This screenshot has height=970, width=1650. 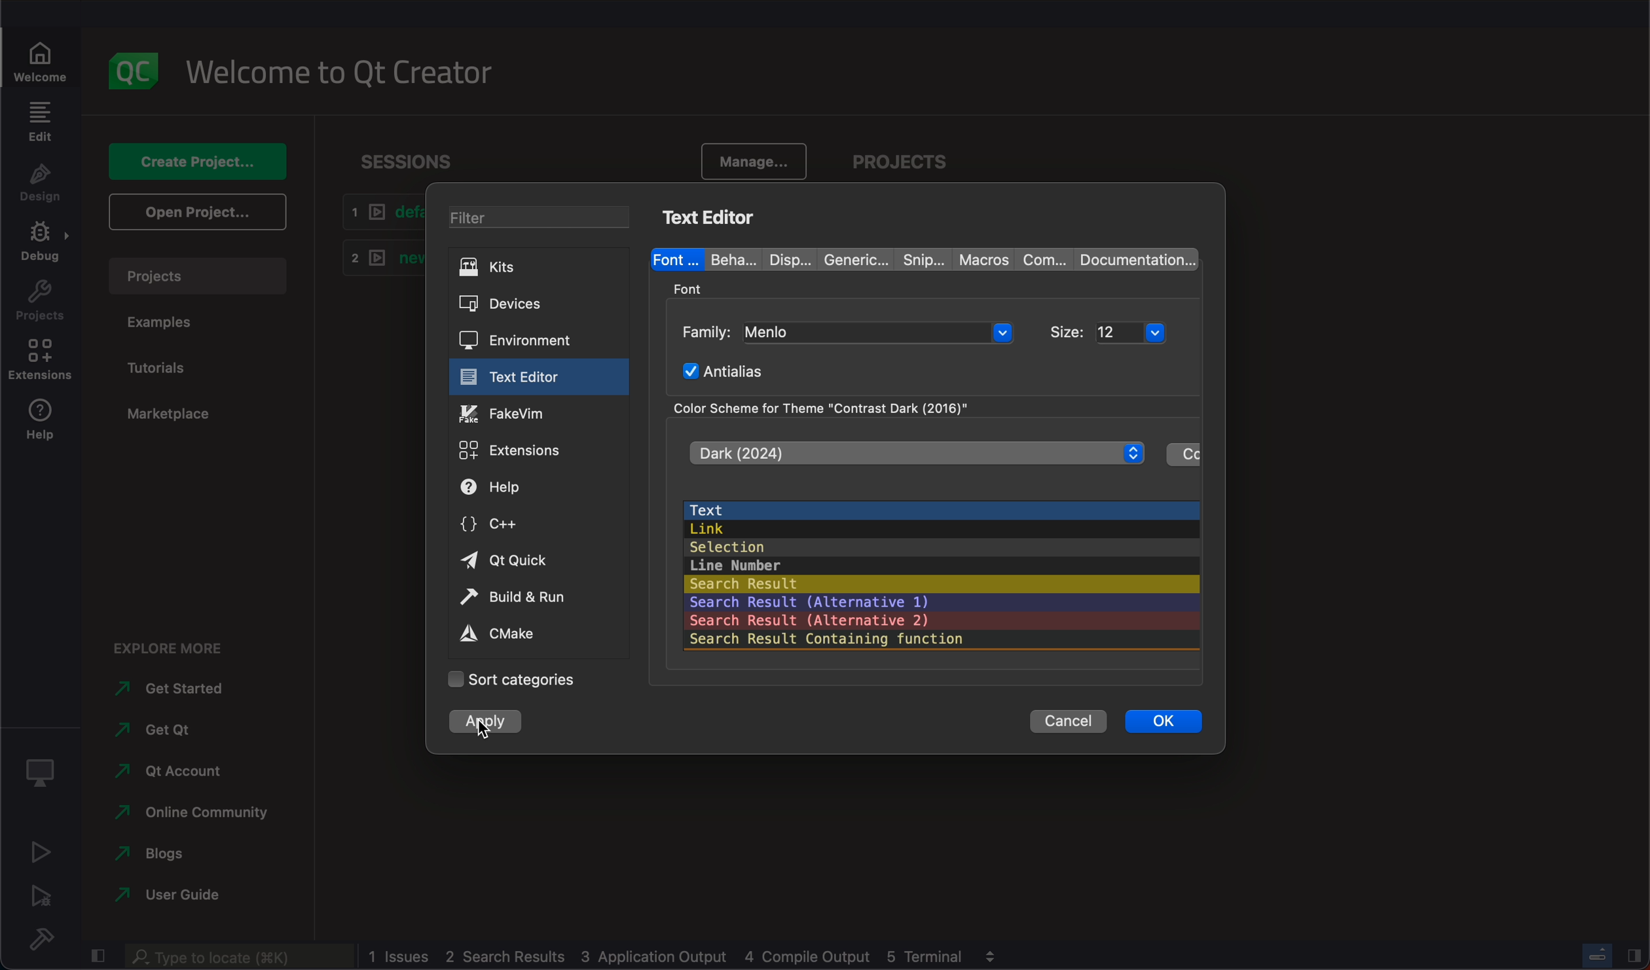 I want to click on examples, so click(x=168, y=326).